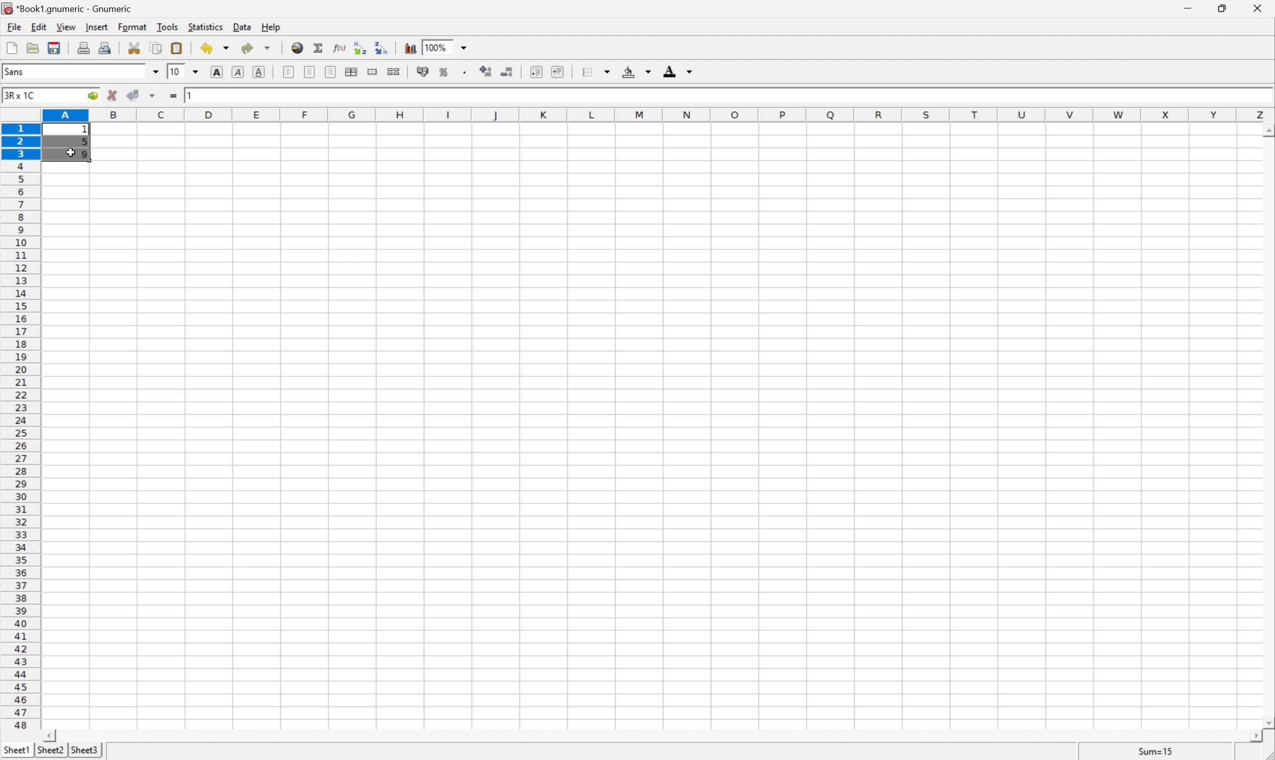  Describe the element at coordinates (86, 155) in the screenshot. I see `9` at that location.